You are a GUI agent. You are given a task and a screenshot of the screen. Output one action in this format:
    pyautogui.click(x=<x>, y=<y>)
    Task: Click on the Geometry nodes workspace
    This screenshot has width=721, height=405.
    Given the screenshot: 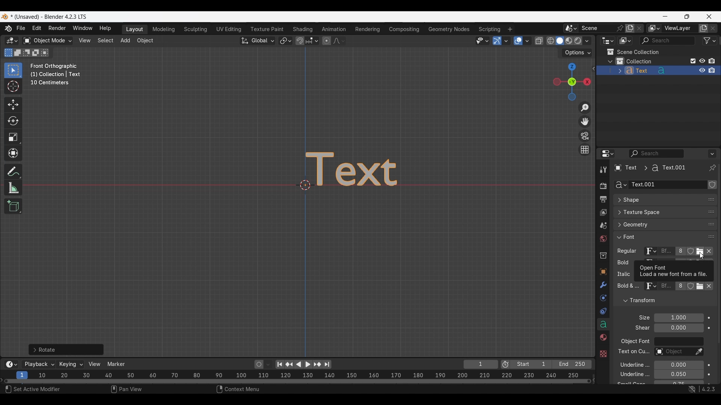 What is the action you would take?
    pyautogui.click(x=449, y=29)
    